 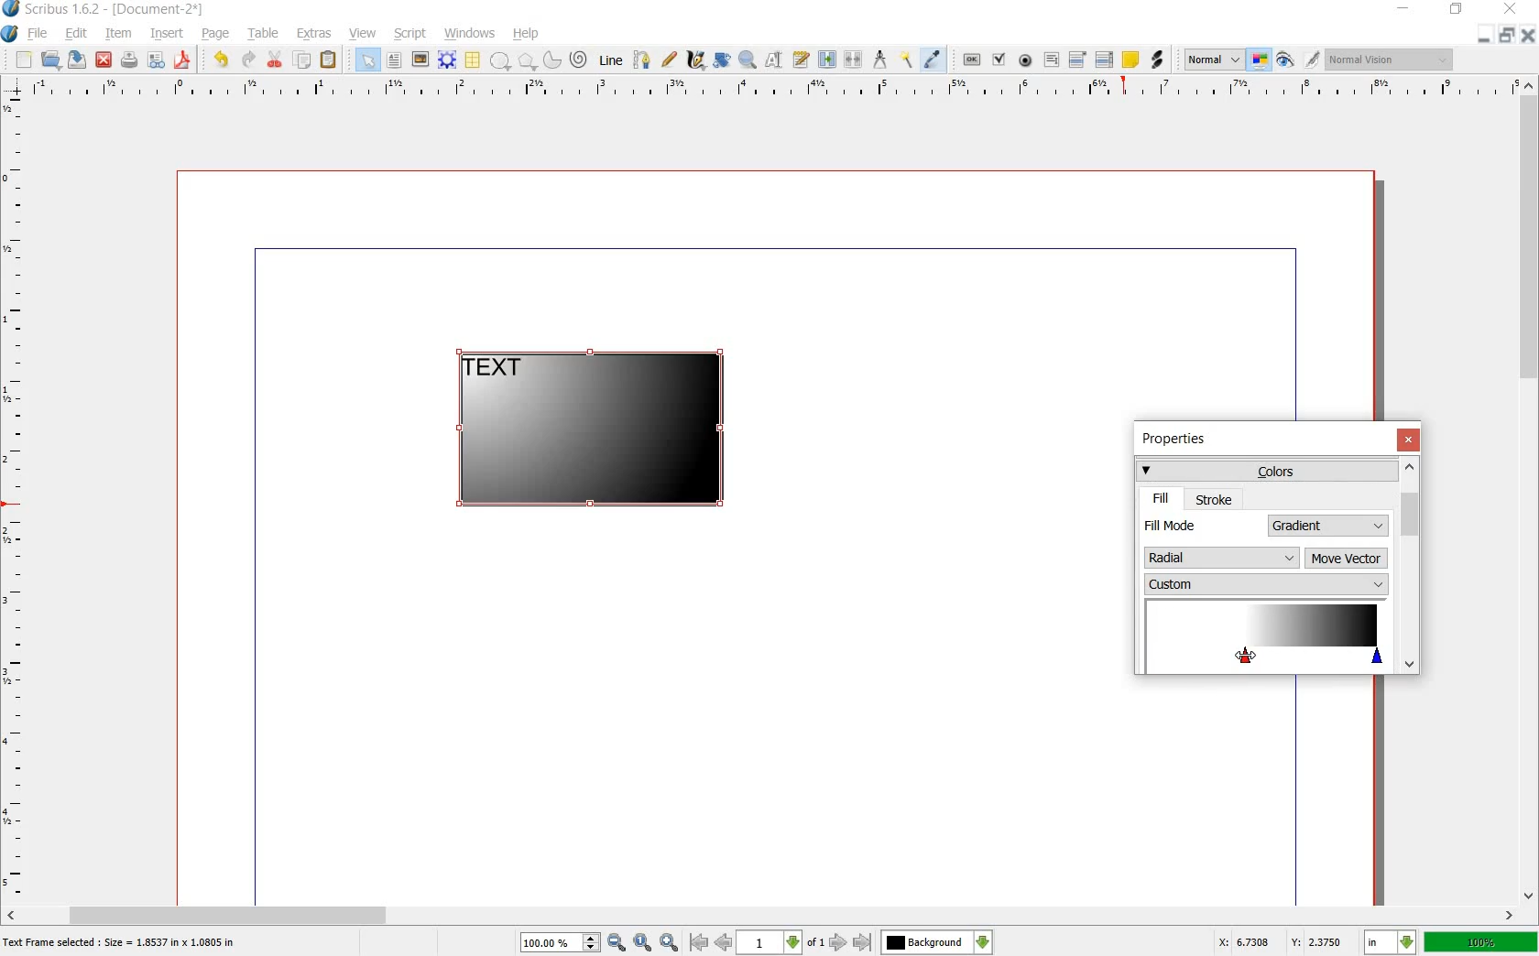 I want to click on preflight verifier, so click(x=155, y=60).